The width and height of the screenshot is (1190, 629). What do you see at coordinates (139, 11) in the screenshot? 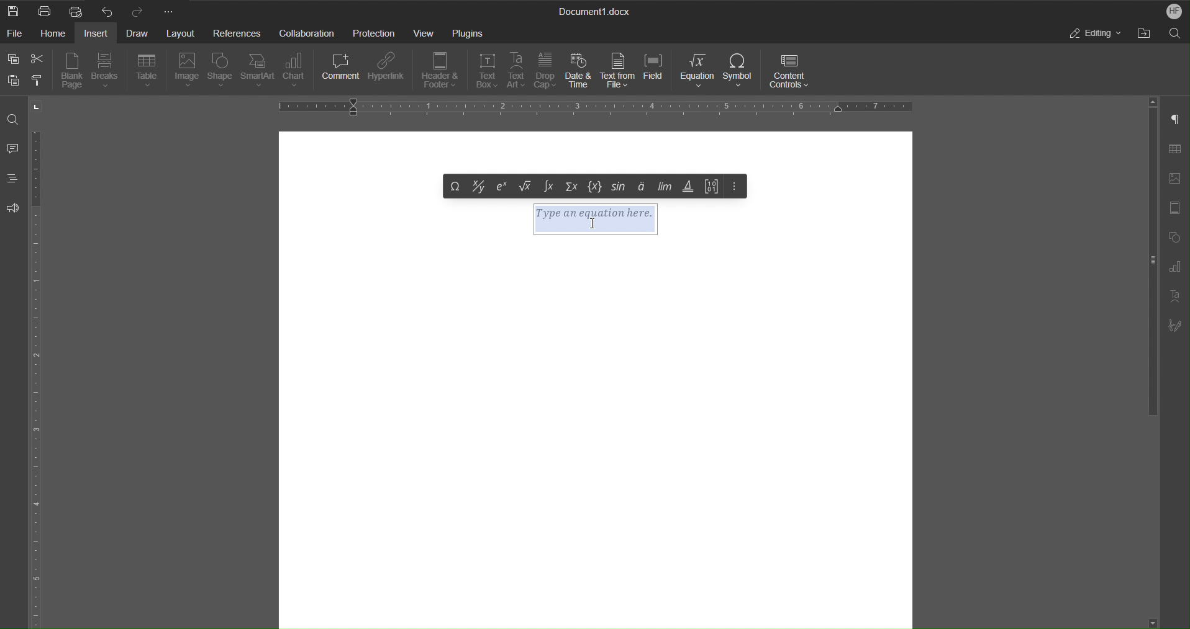
I see `Redo` at bounding box center [139, 11].